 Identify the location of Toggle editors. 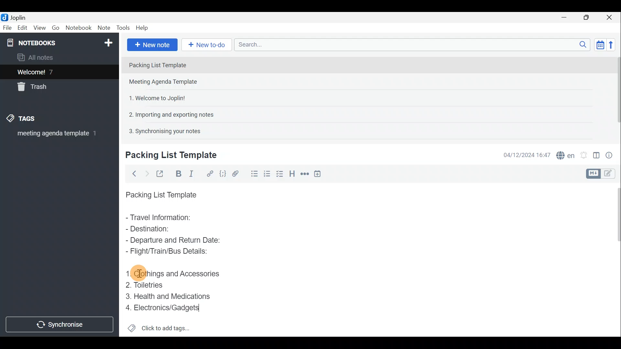
(611, 174).